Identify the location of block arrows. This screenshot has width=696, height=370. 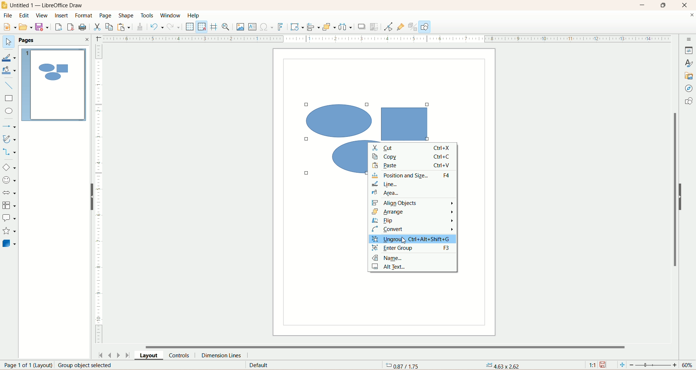
(10, 193).